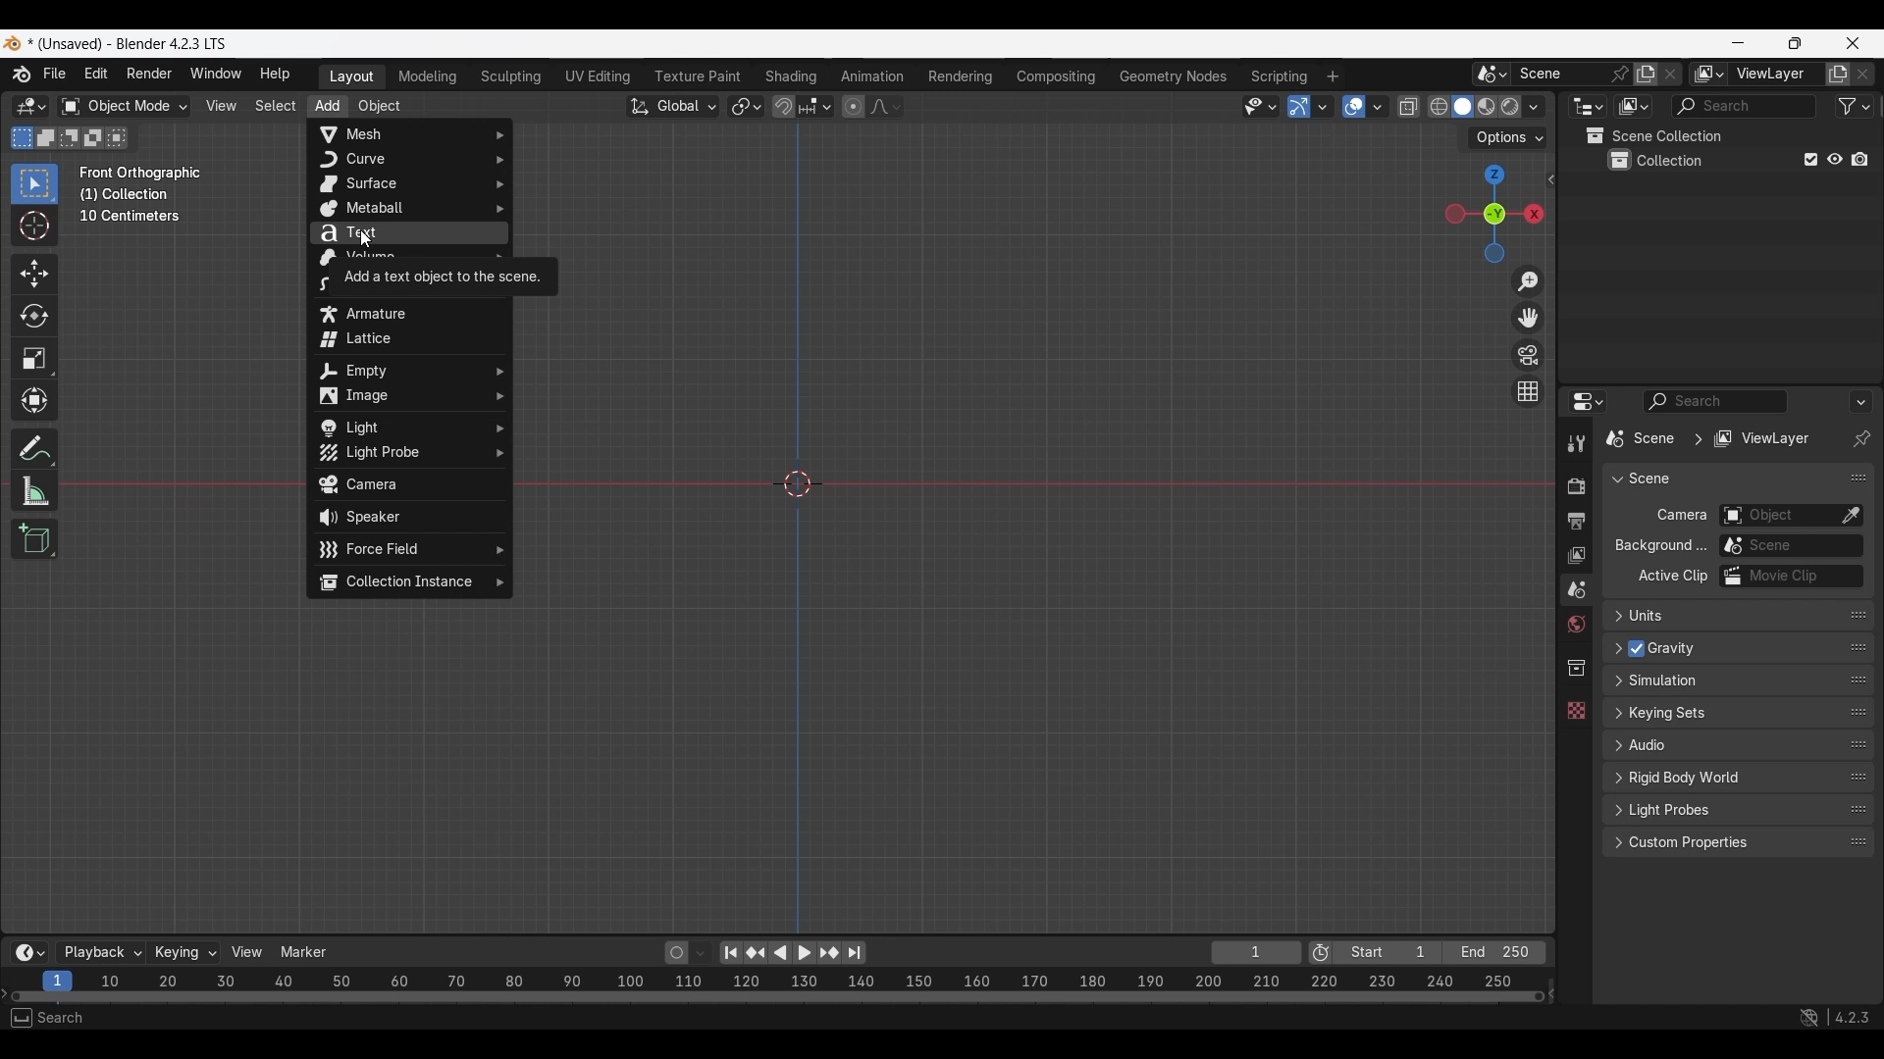 Image resolution: width=1884 pixels, height=1059 pixels. What do you see at coordinates (409, 184) in the screenshot?
I see `Surface options` at bounding box center [409, 184].